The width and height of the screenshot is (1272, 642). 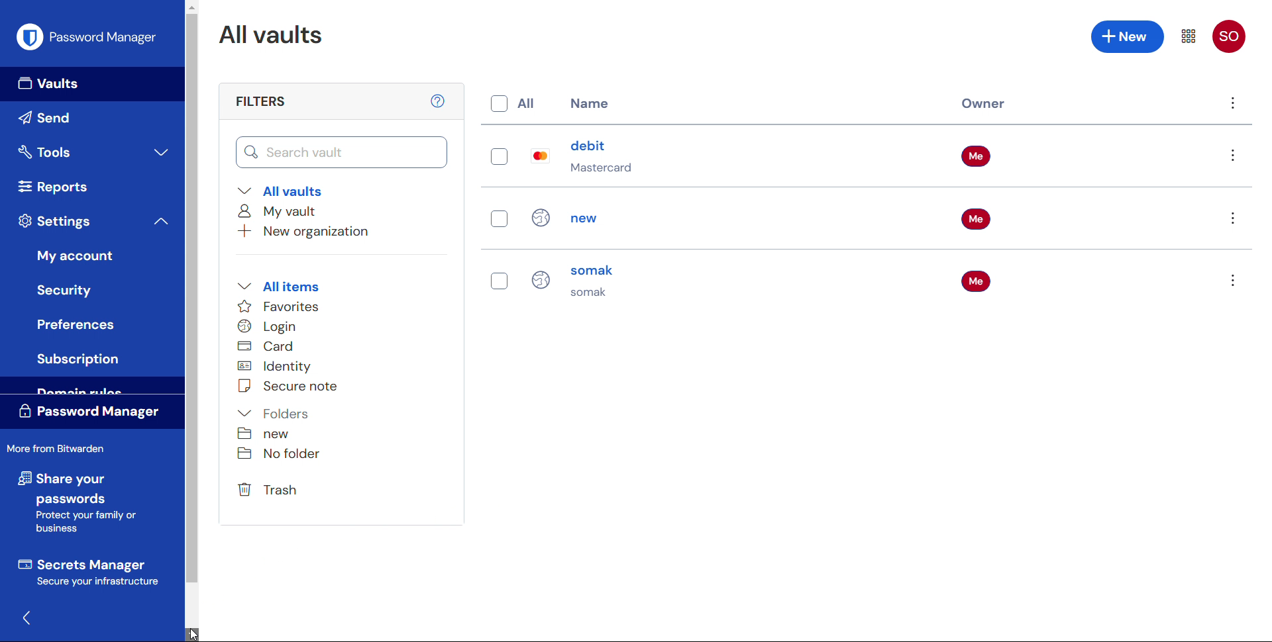 I want to click on My account , so click(x=78, y=255).